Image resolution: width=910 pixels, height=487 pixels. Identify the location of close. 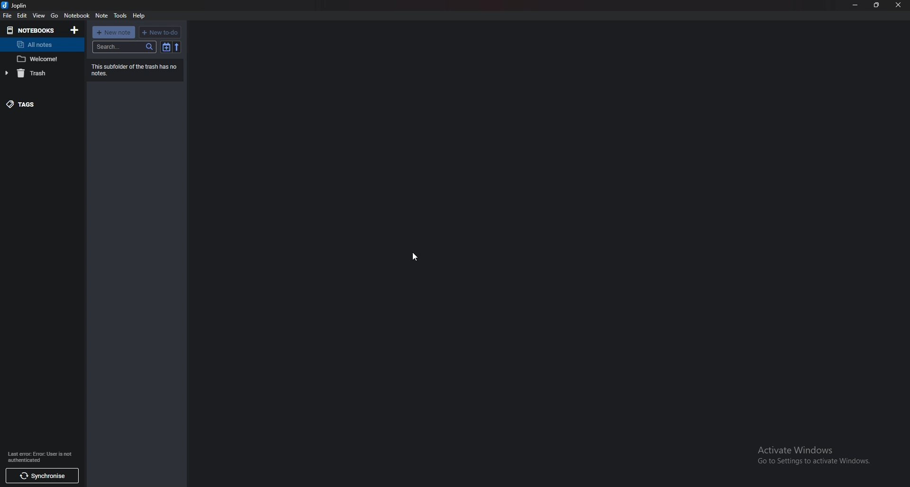
(898, 5).